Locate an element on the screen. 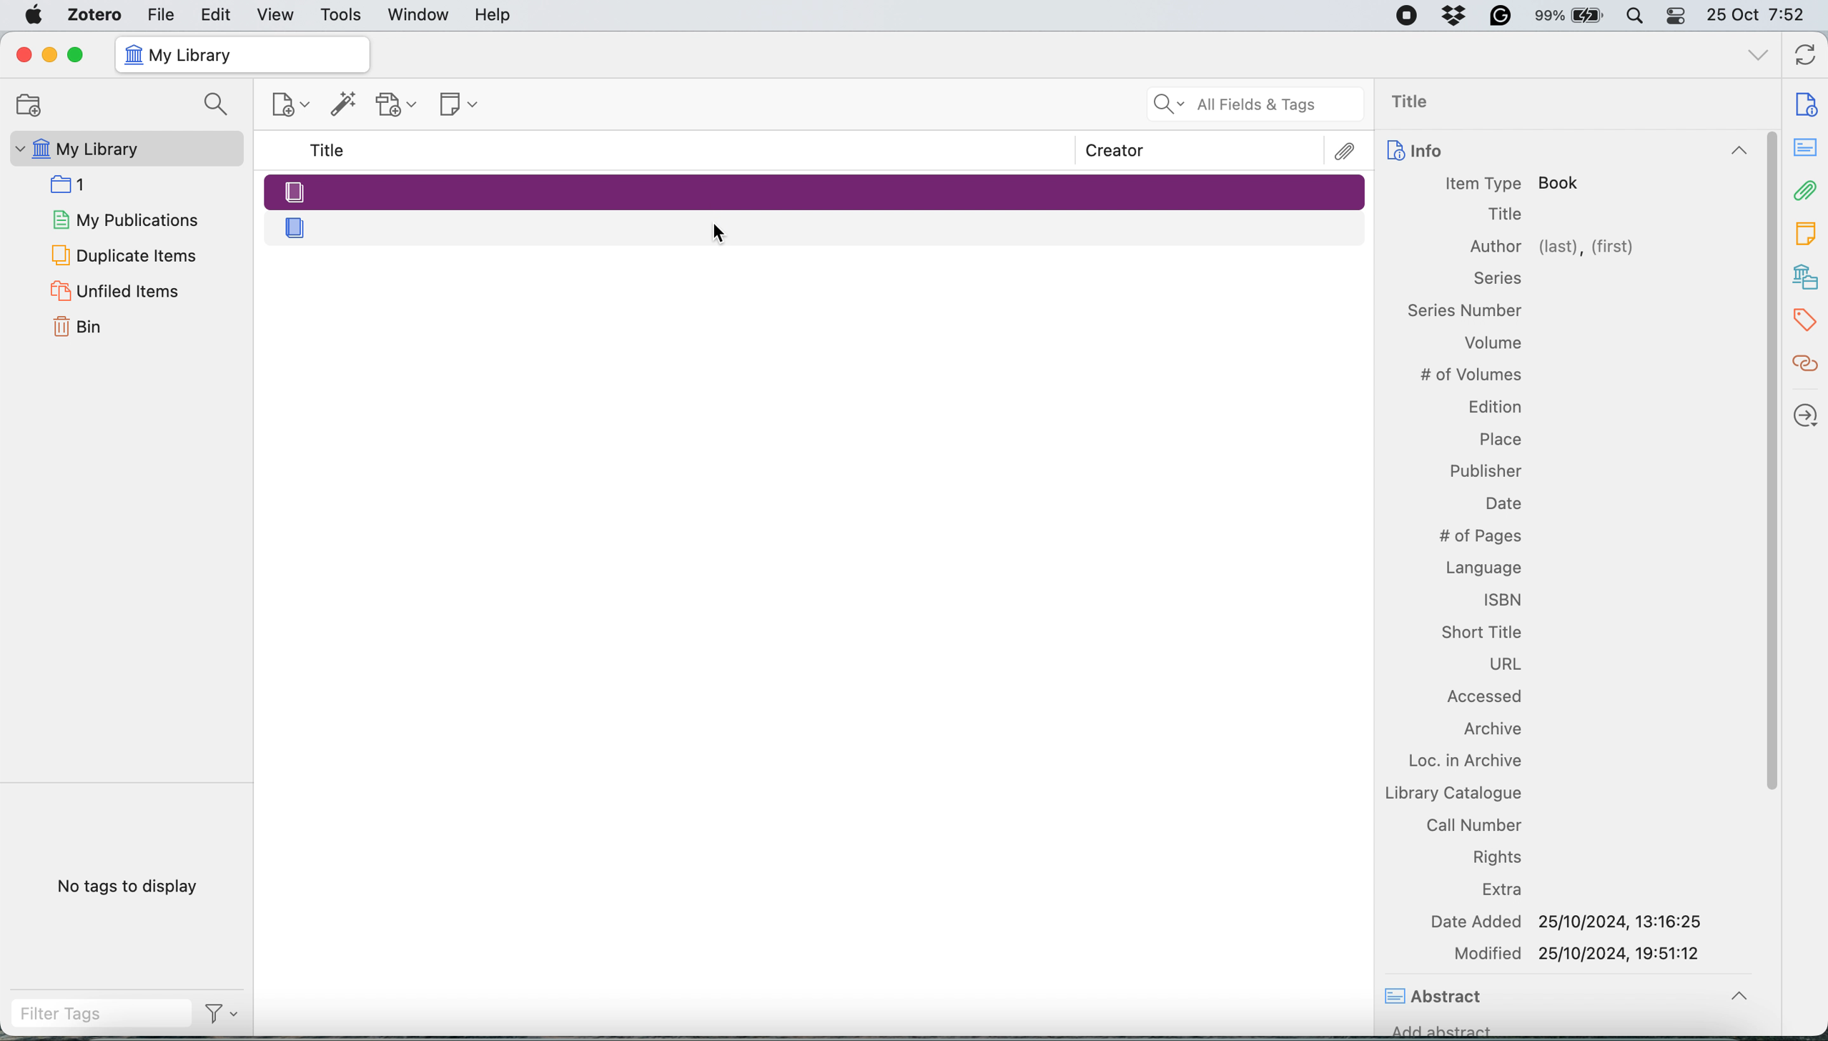  Blank Entry 2 is located at coordinates (817, 227).